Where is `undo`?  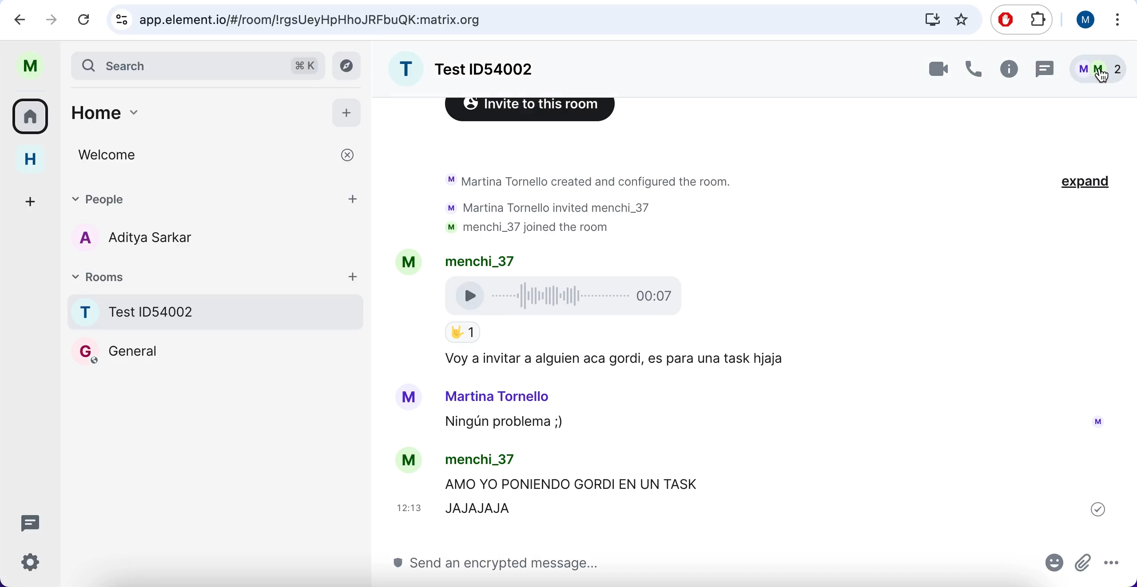 undo is located at coordinates (24, 21).